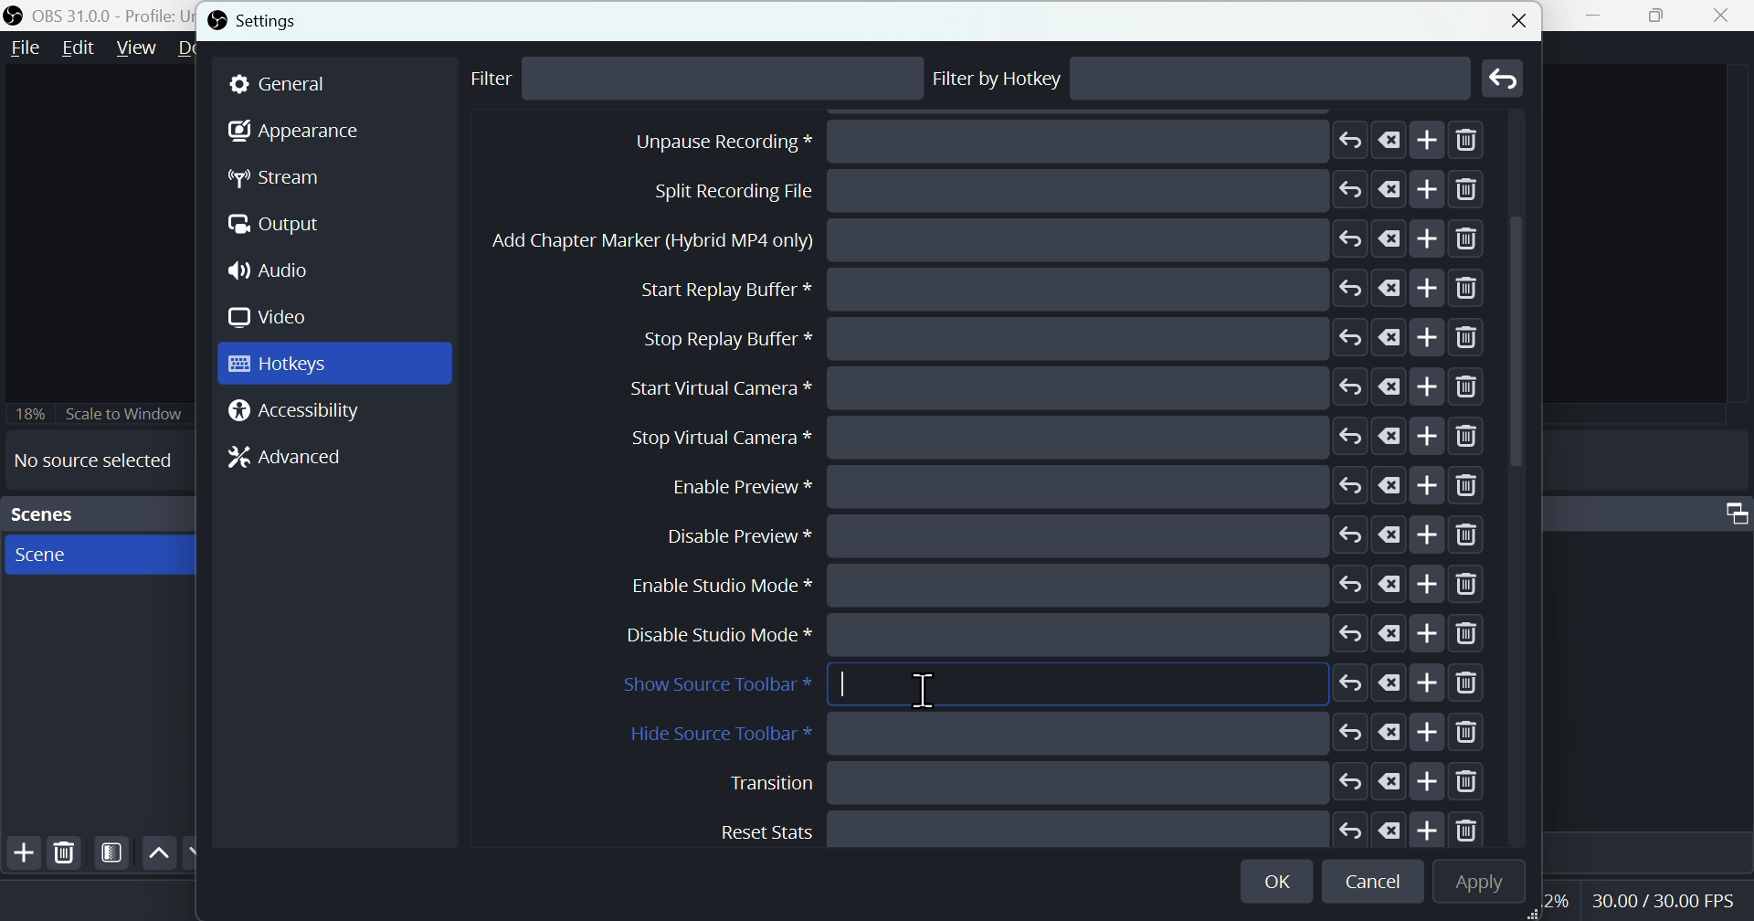 This screenshot has height=921, width=1754. What do you see at coordinates (931, 690) in the screenshot?
I see `Cursor` at bounding box center [931, 690].